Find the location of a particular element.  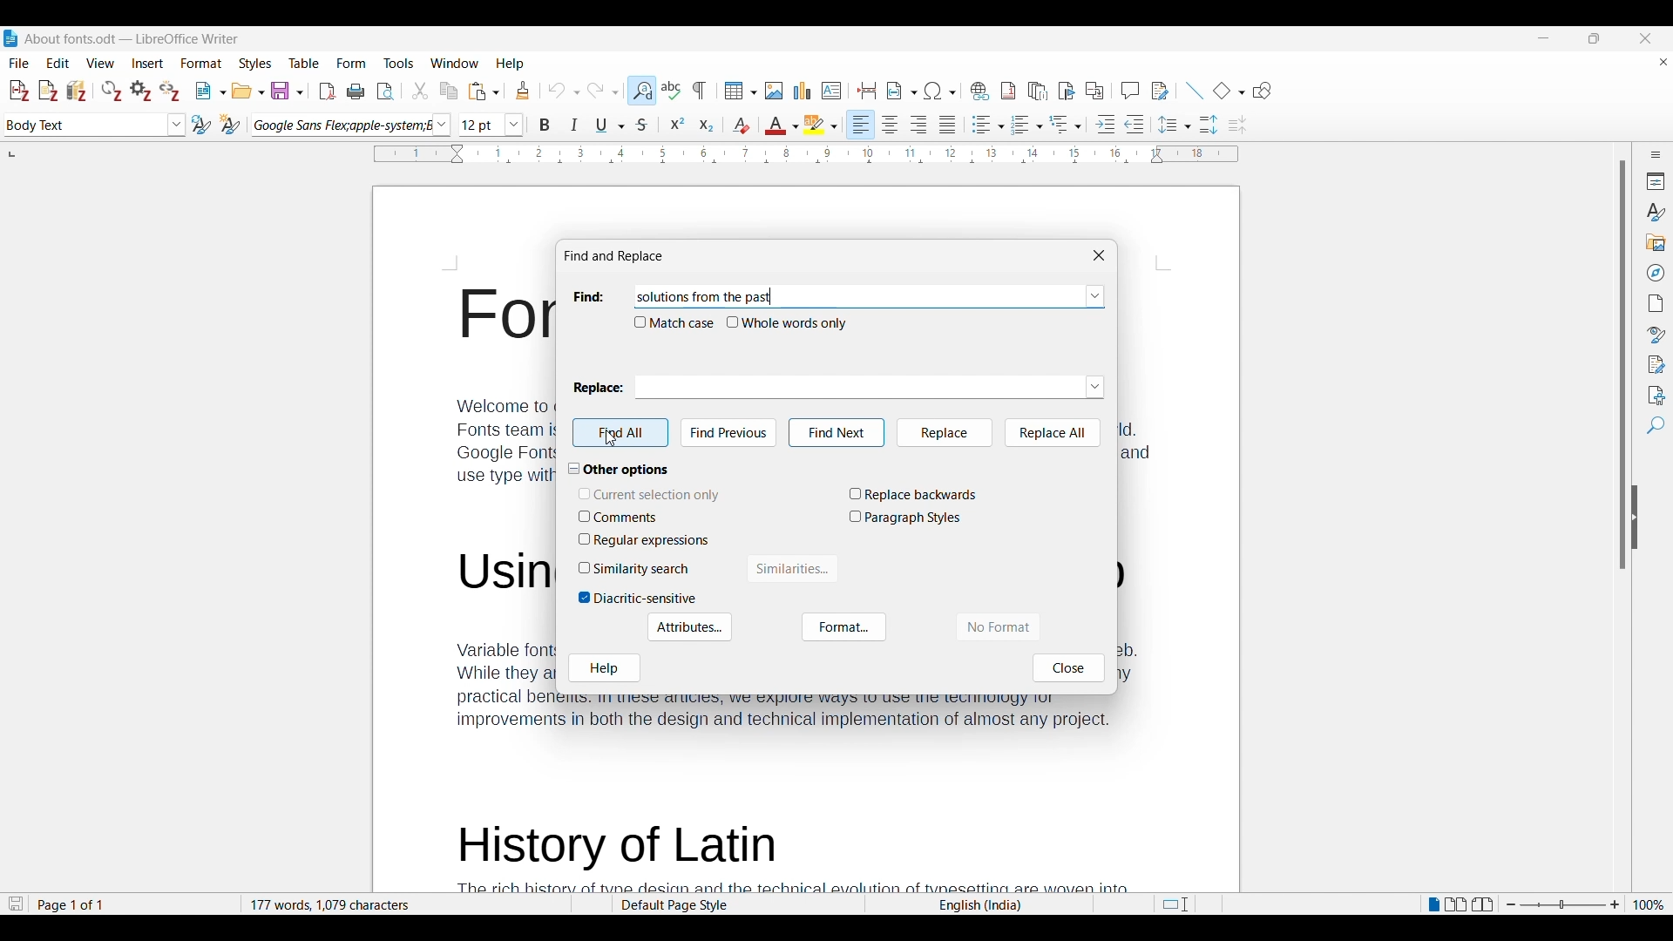

Insert menu is located at coordinates (148, 63).